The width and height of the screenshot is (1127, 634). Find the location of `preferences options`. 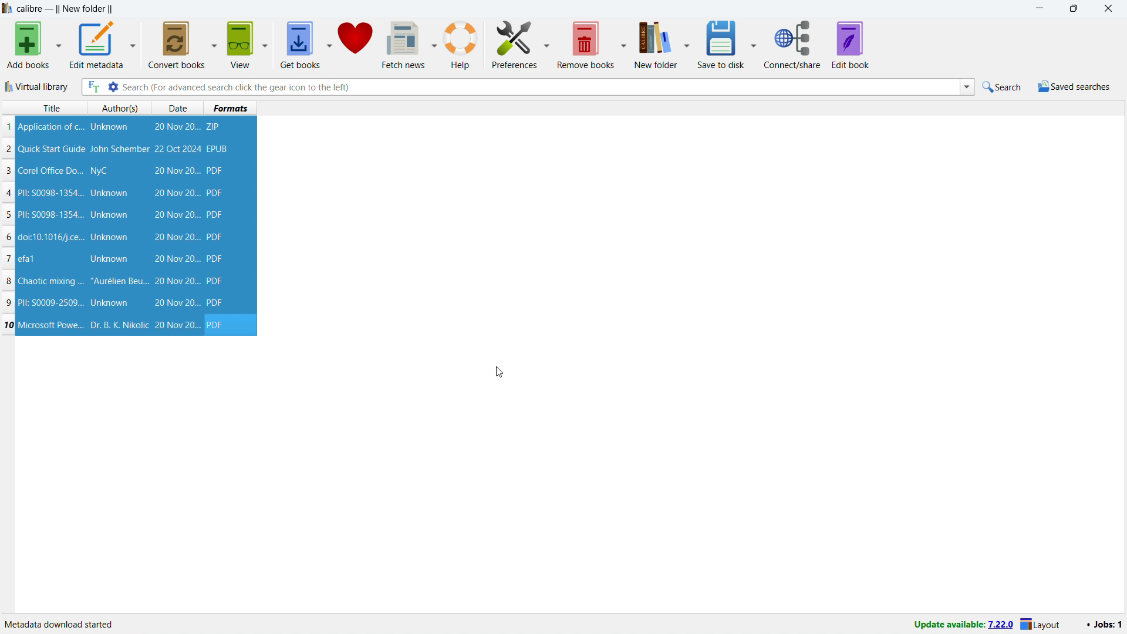

preferences options is located at coordinates (546, 43).